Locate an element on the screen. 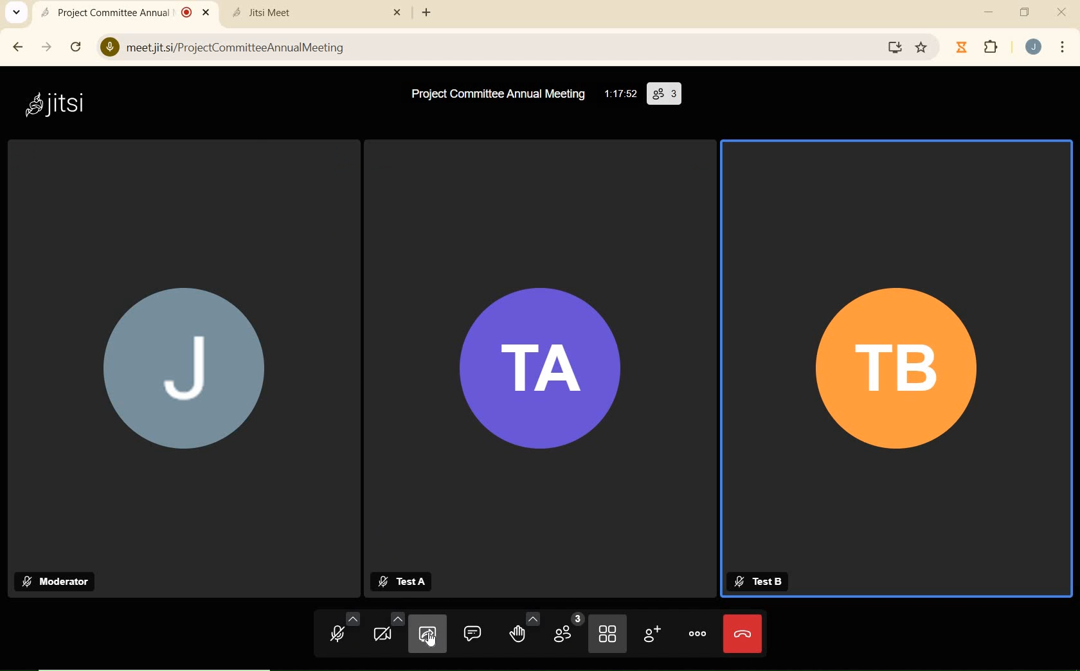 The image size is (1080, 671). invite people is located at coordinates (651, 634).